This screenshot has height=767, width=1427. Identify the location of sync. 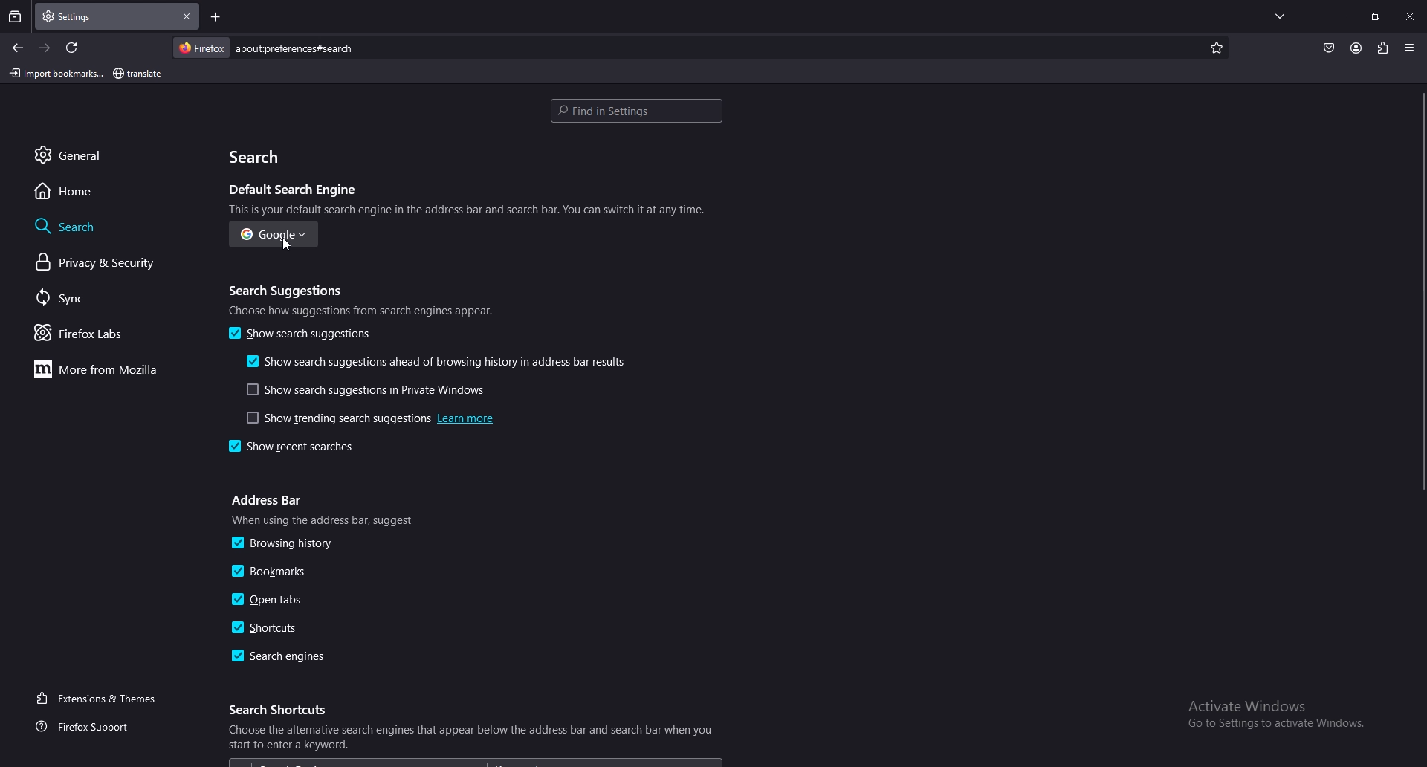
(103, 300).